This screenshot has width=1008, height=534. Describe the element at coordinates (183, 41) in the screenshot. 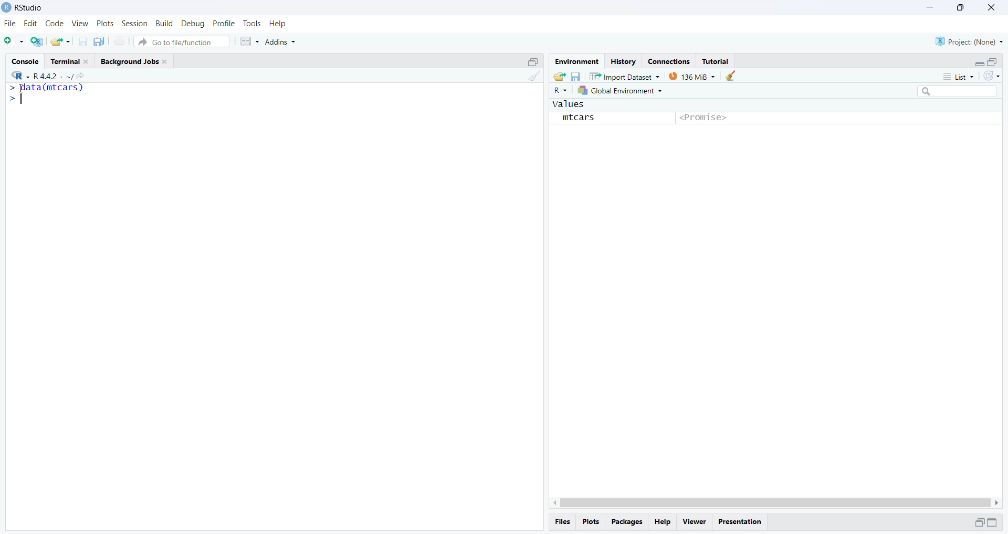

I see `Go to file/function` at that location.